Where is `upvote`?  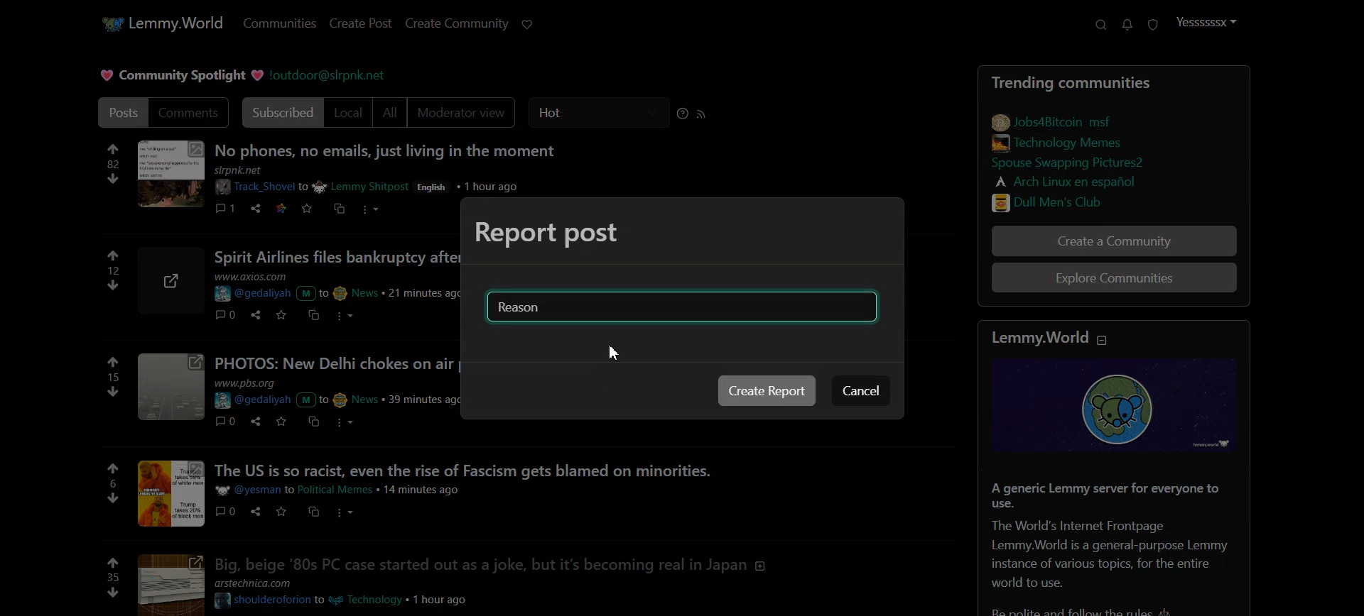 upvote is located at coordinates (114, 256).